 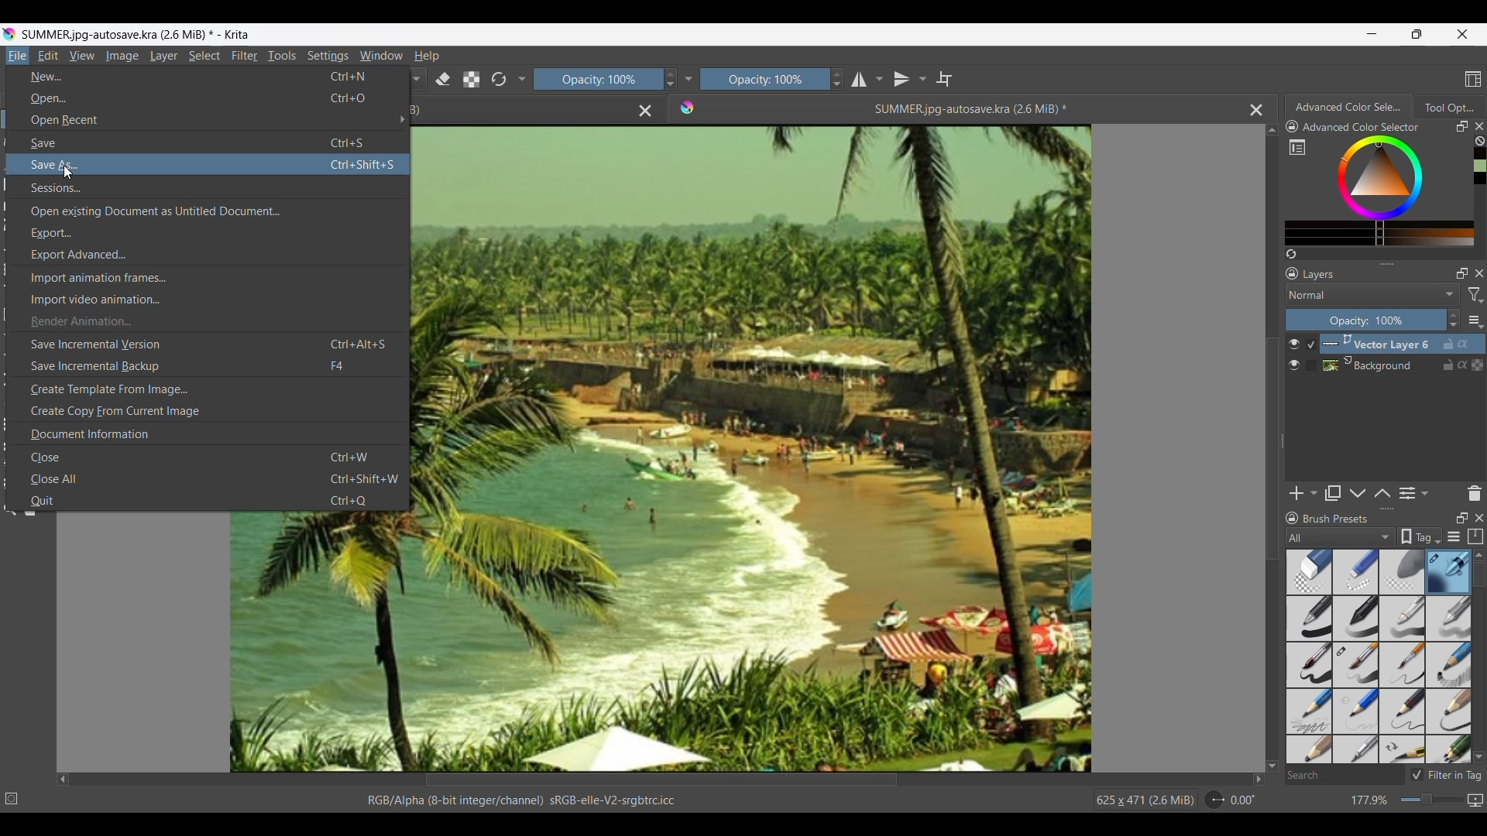 I want to click on Horizontal mirror tools and options, so click(x=866, y=78).